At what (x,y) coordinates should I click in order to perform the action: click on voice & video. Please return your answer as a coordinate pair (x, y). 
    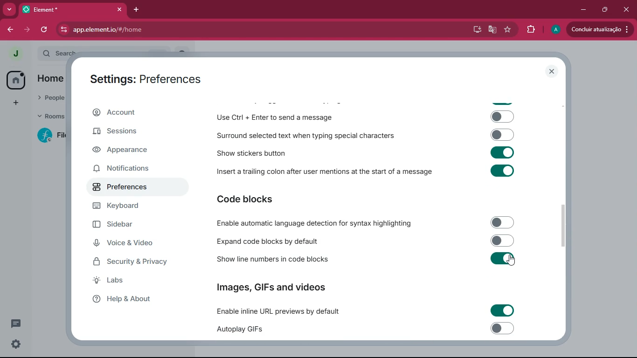
    Looking at the image, I should click on (131, 244).